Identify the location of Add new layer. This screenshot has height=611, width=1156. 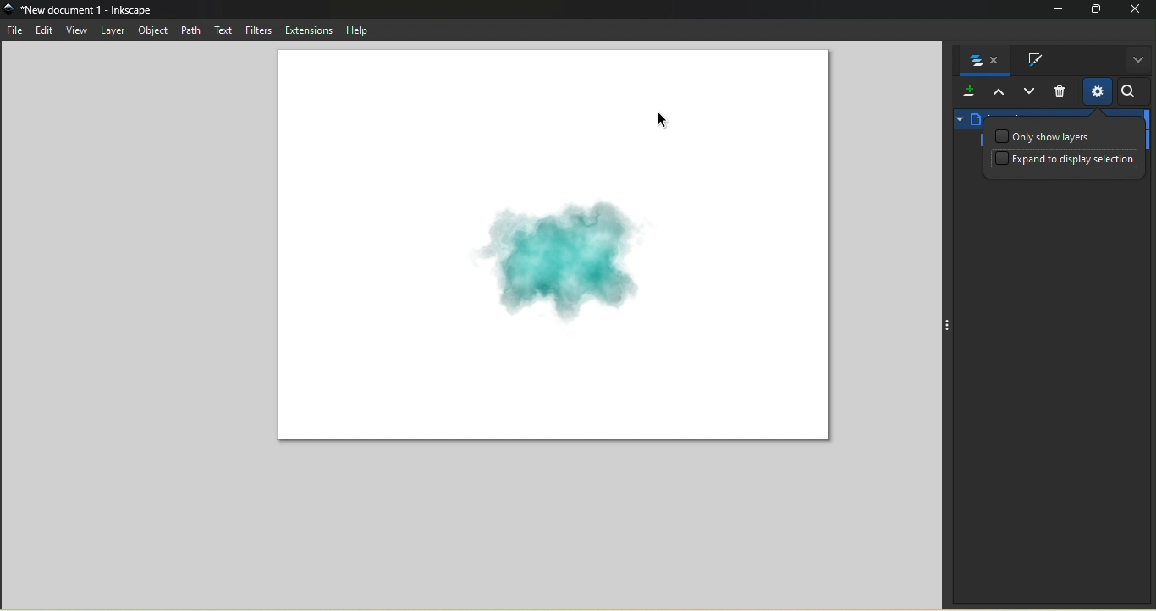
(966, 93).